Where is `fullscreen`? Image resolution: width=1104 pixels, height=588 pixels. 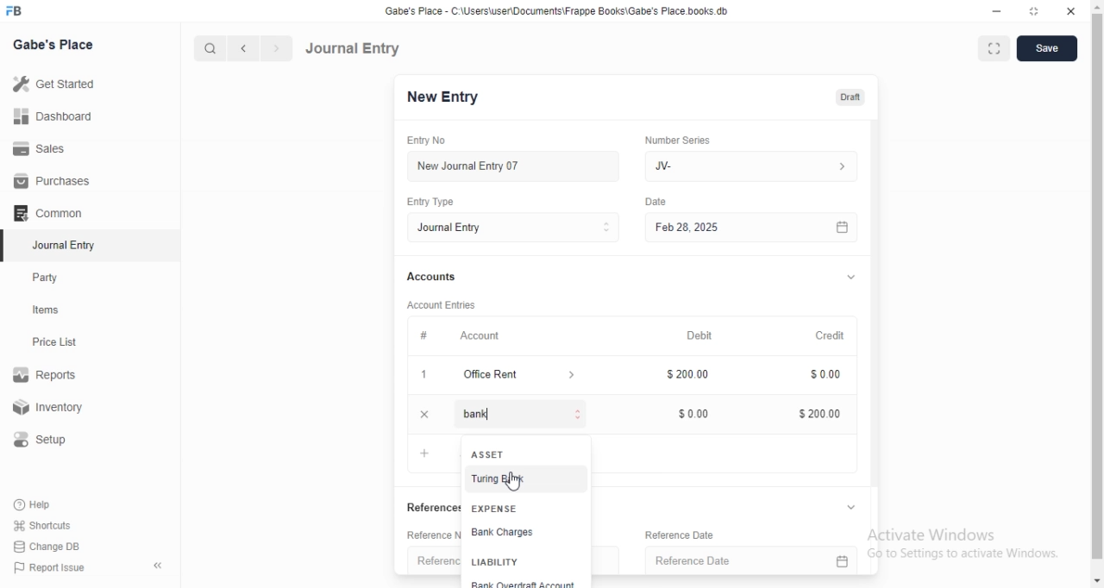 fullscreen is located at coordinates (998, 49).